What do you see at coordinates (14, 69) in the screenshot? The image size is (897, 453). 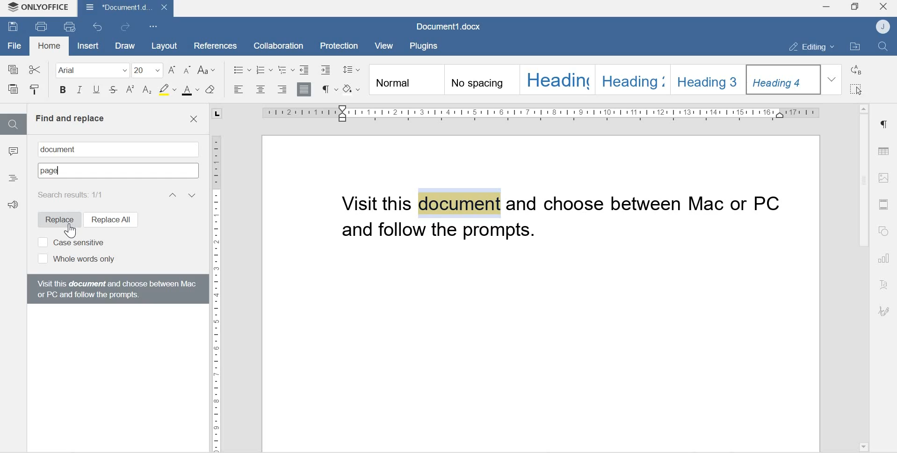 I see `Copy` at bounding box center [14, 69].